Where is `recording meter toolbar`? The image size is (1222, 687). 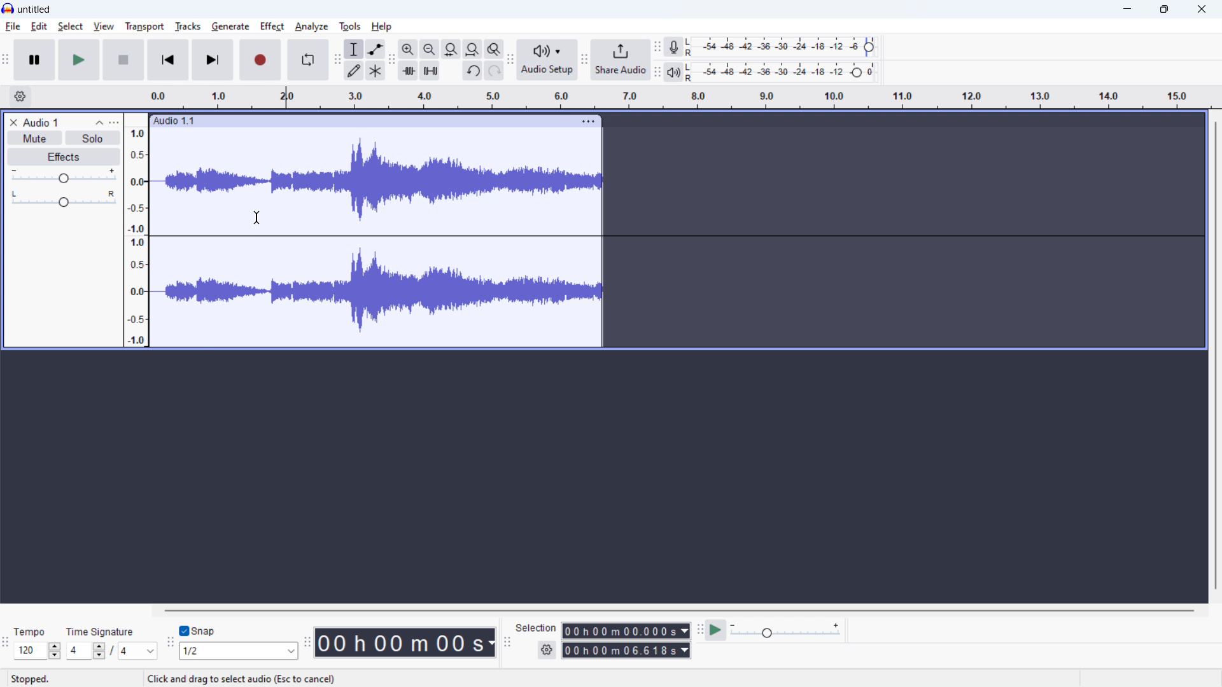
recording meter toolbar is located at coordinates (657, 46).